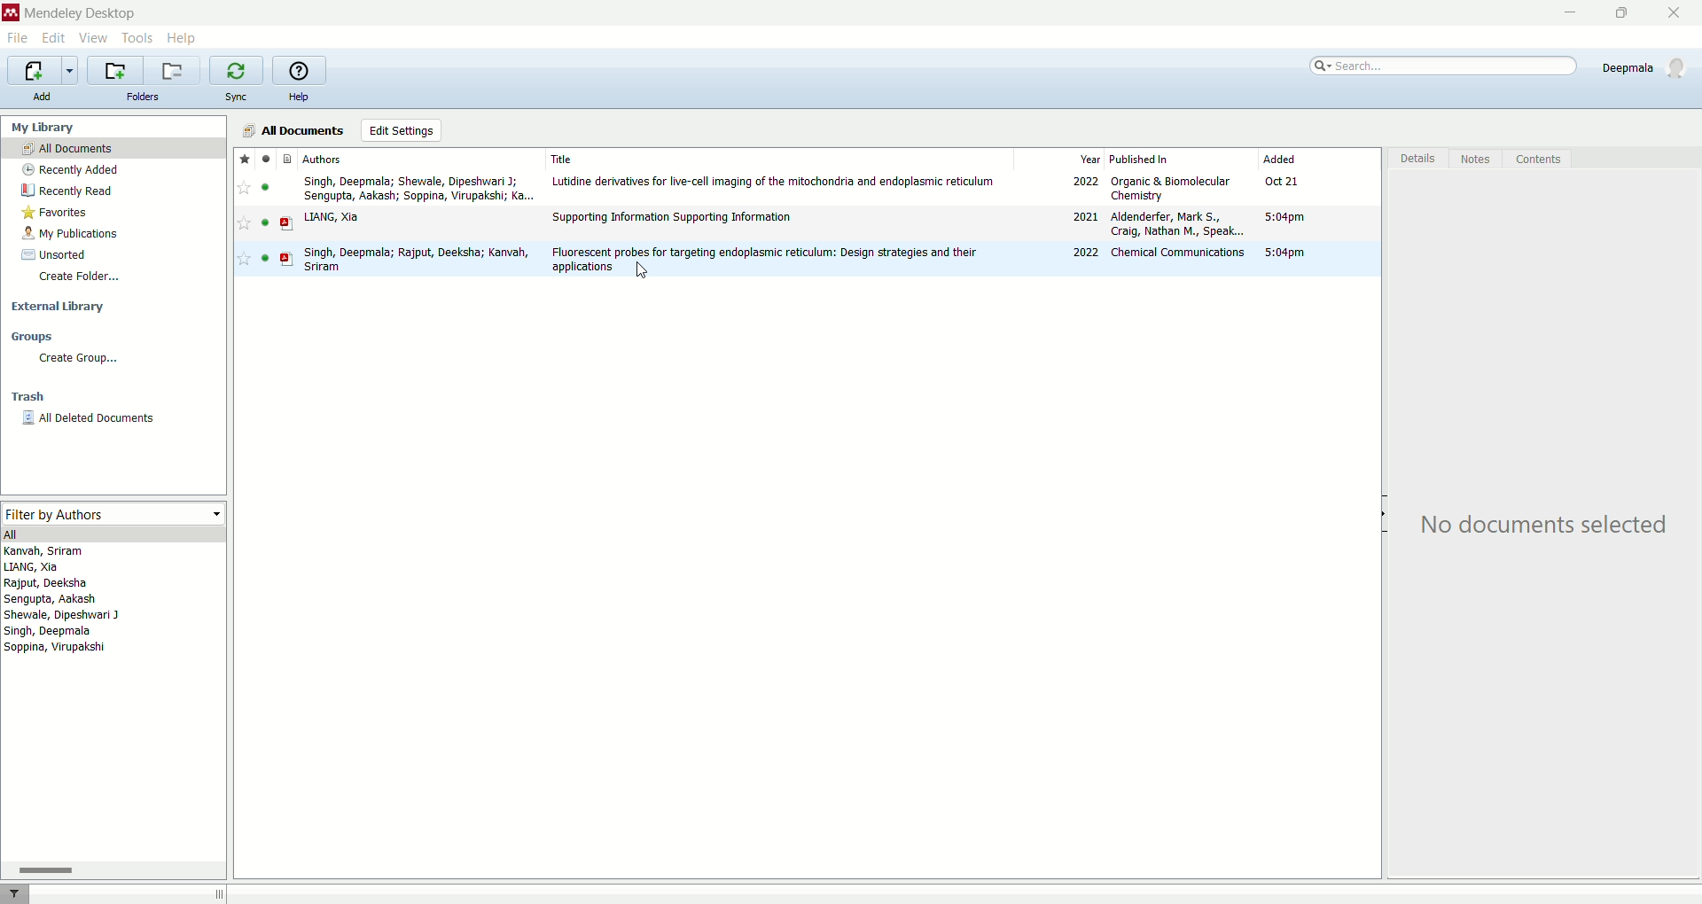 This screenshot has height=904, width=1702. Describe the element at coordinates (265, 225) in the screenshot. I see `read/unread` at that location.